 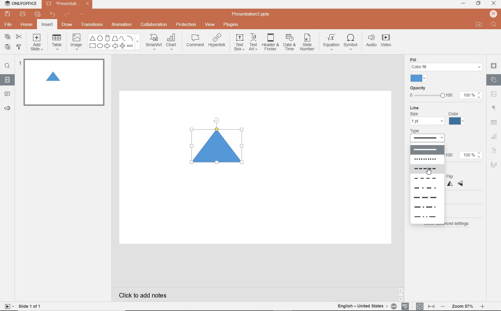 What do you see at coordinates (494, 122) in the screenshot?
I see `TABLE SETTINGS` at bounding box center [494, 122].